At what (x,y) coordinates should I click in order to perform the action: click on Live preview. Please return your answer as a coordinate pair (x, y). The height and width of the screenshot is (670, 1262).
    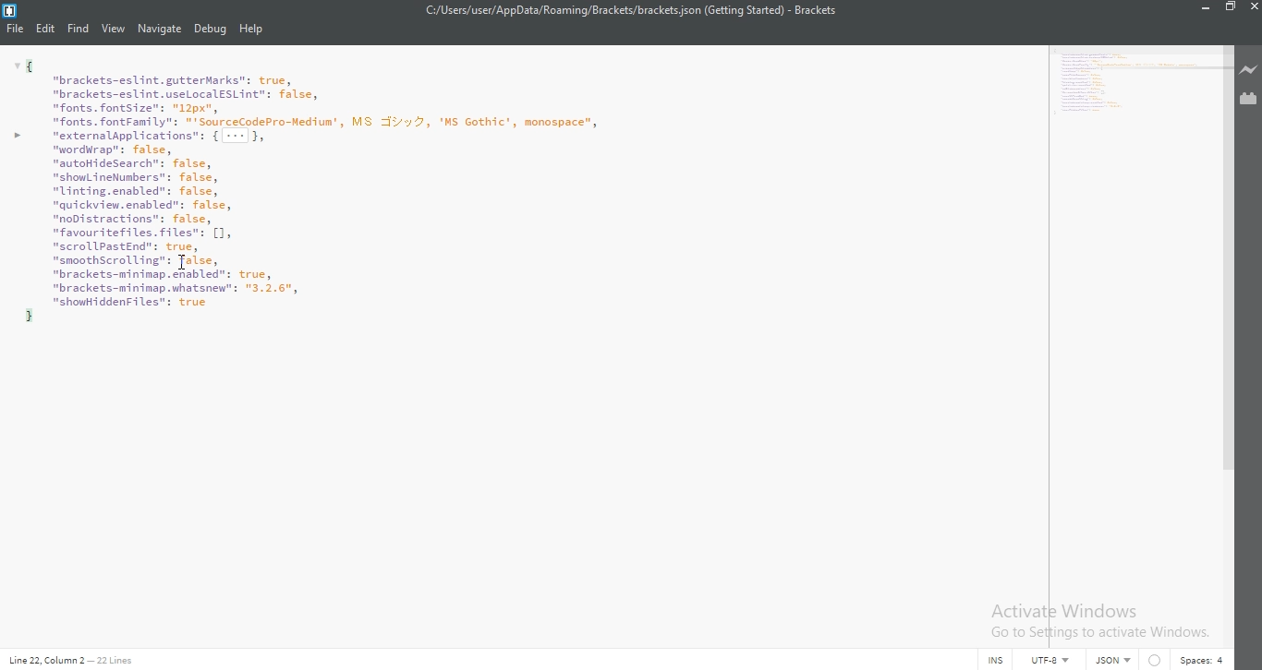
    Looking at the image, I should click on (1250, 71).